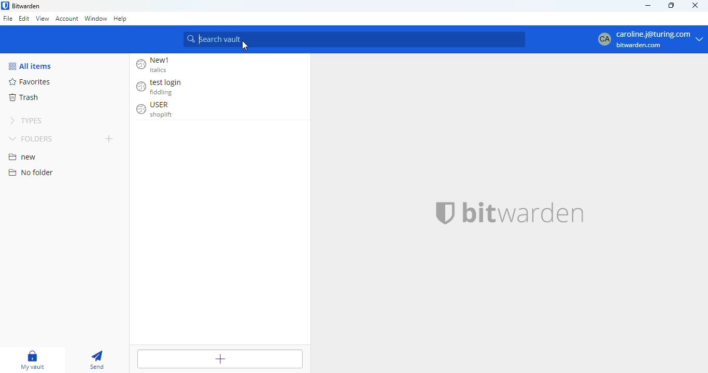  I want to click on no folder, so click(31, 172).